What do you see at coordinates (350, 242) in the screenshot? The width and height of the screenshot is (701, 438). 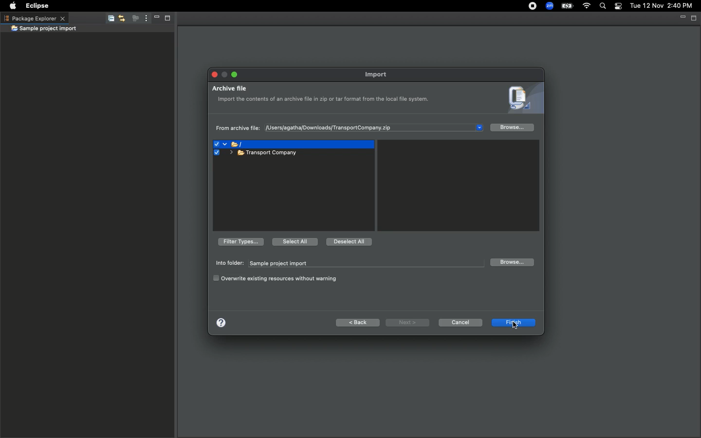 I see `Deselect all` at bounding box center [350, 242].